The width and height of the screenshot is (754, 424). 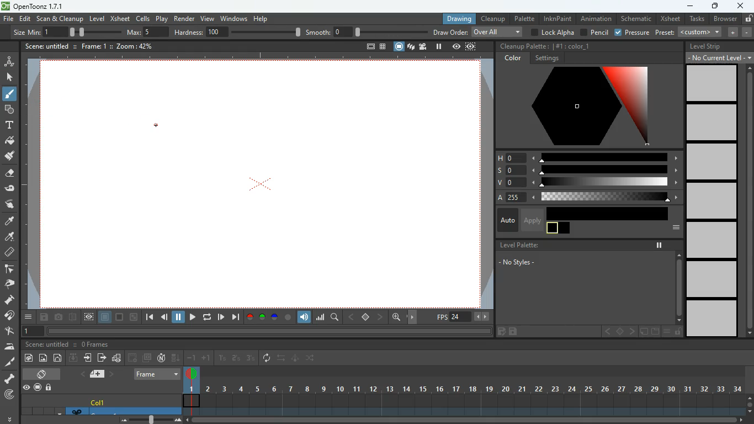 What do you see at coordinates (750, 403) in the screenshot?
I see `scroll` at bounding box center [750, 403].